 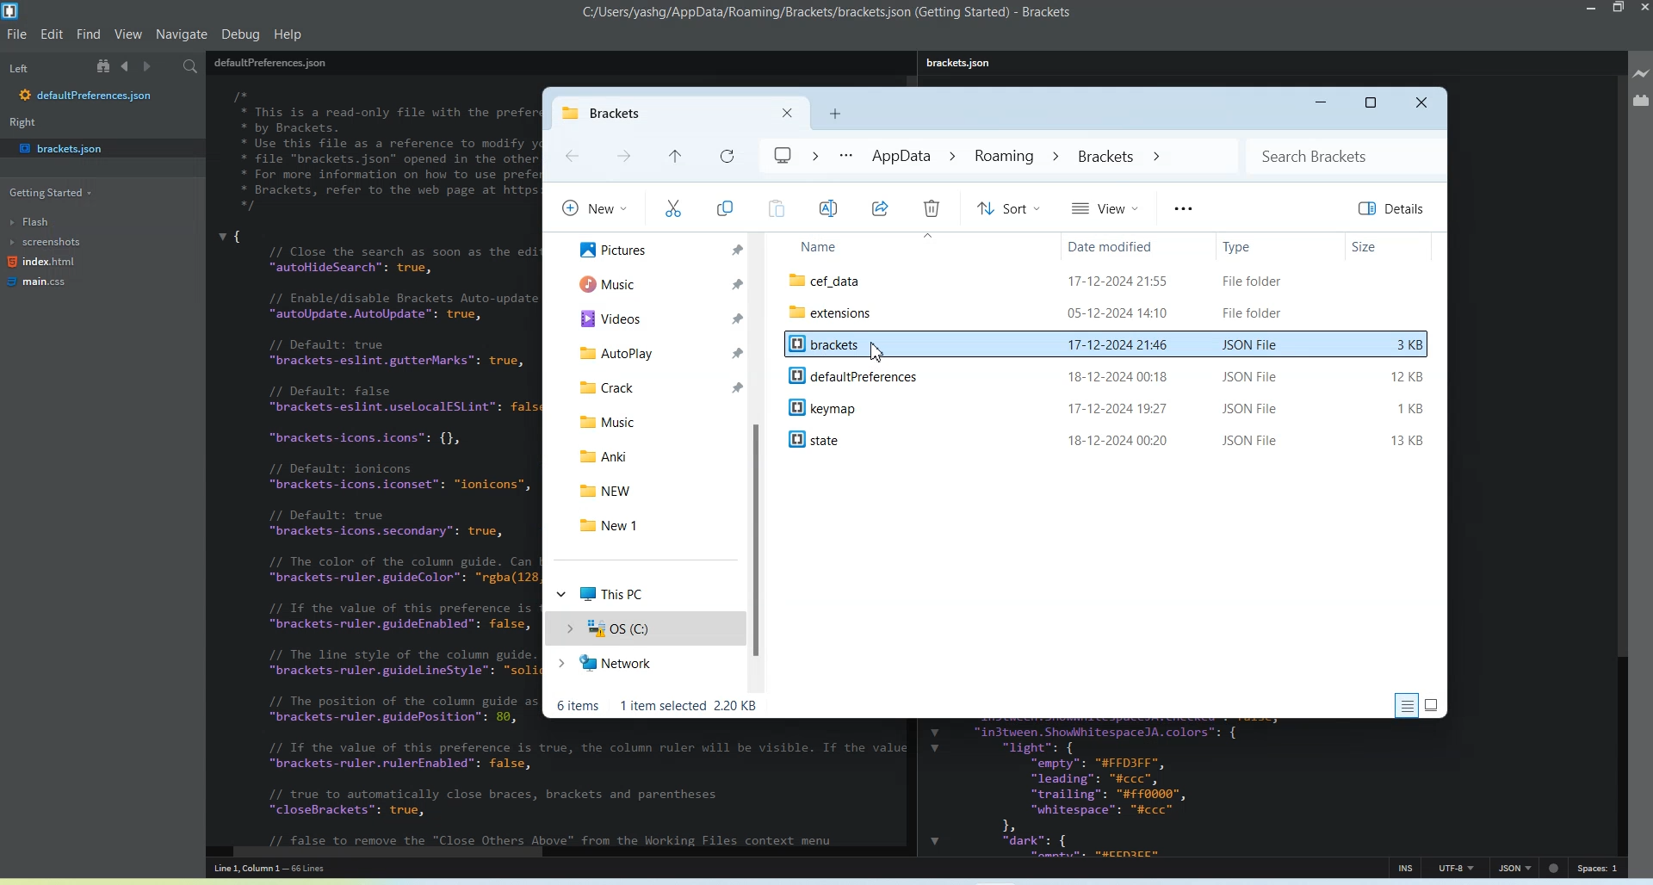 What do you see at coordinates (1394, 208) in the screenshot?
I see `Details` at bounding box center [1394, 208].